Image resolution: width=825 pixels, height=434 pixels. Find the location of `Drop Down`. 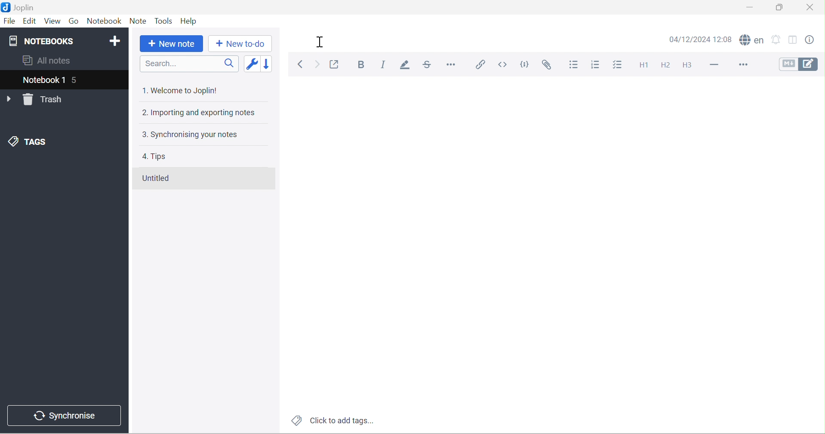

Drop Down is located at coordinates (9, 99).